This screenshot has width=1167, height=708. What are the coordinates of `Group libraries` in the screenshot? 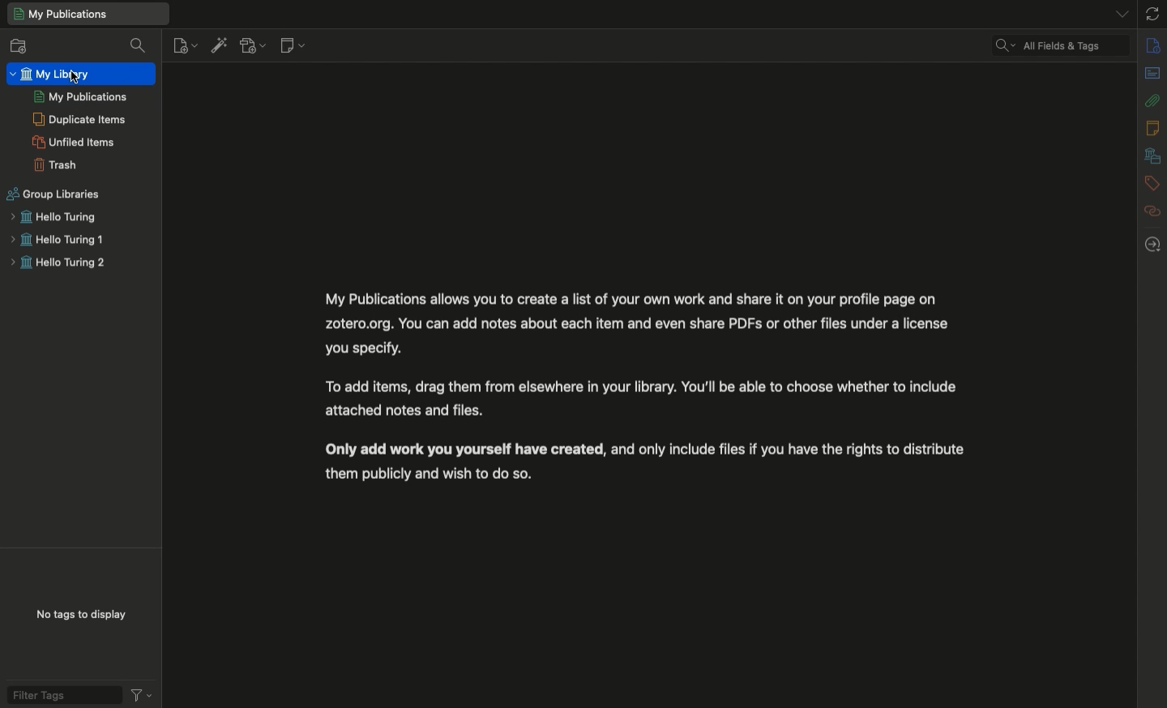 It's located at (53, 197).